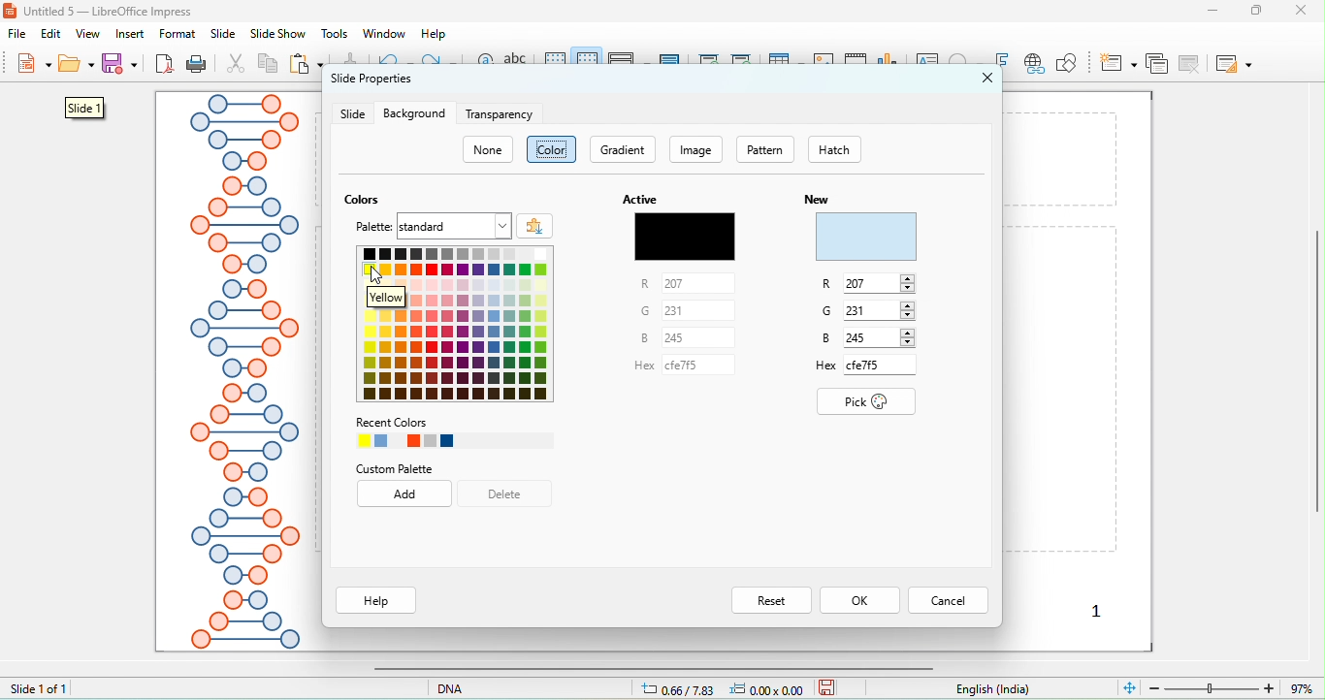  Describe the element at coordinates (864, 366) in the screenshot. I see `Hex` at that location.